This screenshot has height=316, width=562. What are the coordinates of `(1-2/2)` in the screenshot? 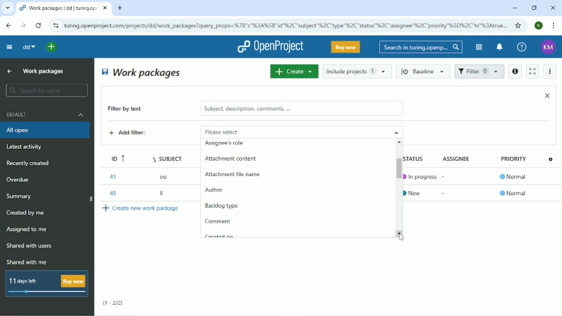 It's located at (113, 303).